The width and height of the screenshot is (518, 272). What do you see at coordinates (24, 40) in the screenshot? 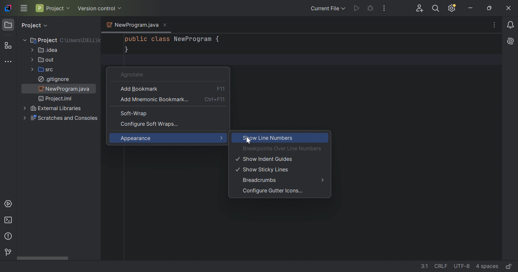
I see `Drop Down` at bounding box center [24, 40].